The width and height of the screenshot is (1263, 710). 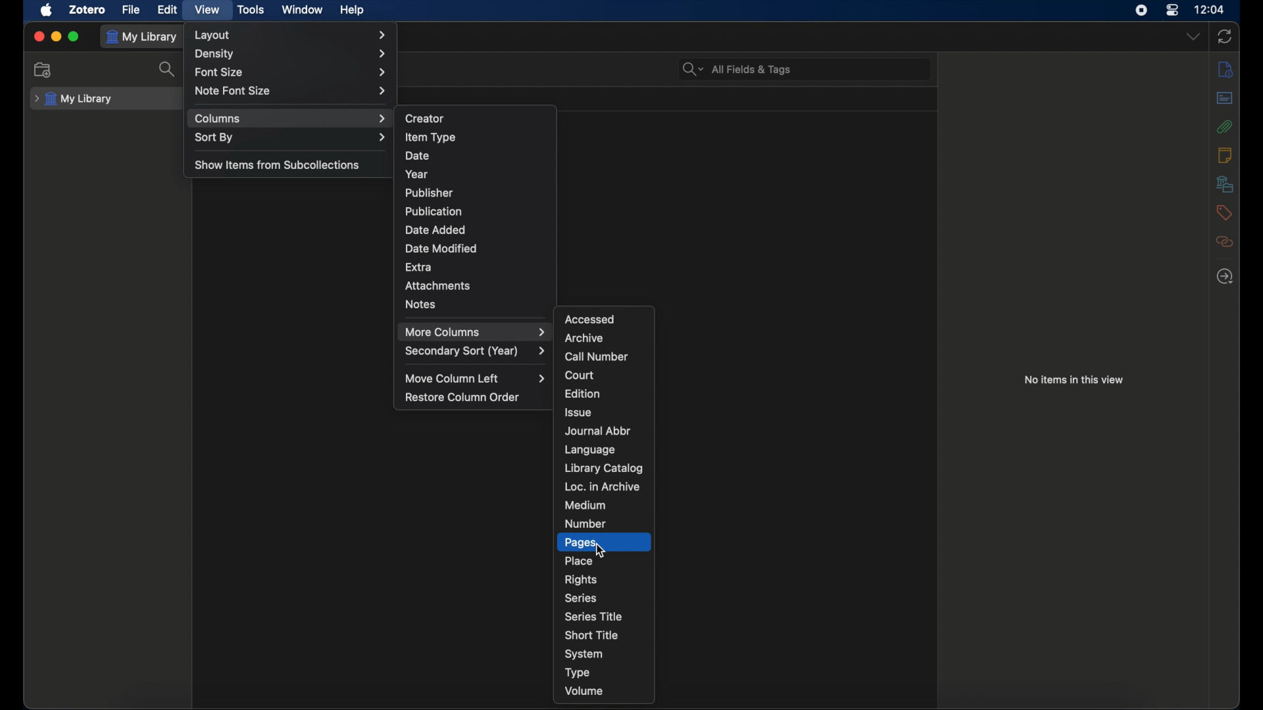 What do you see at coordinates (737, 68) in the screenshot?
I see `search bar` at bounding box center [737, 68].